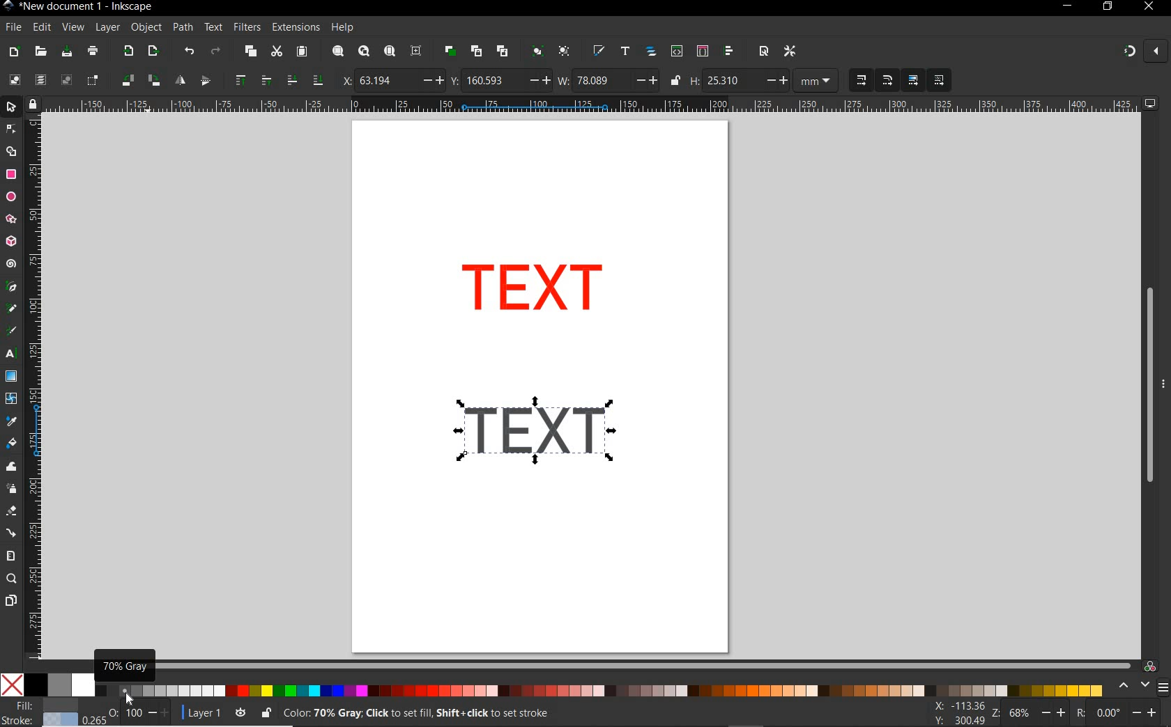 The width and height of the screenshot is (1171, 727). Describe the element at coordinates (11, 219) in the screenshot. I see `star tool` at that location.